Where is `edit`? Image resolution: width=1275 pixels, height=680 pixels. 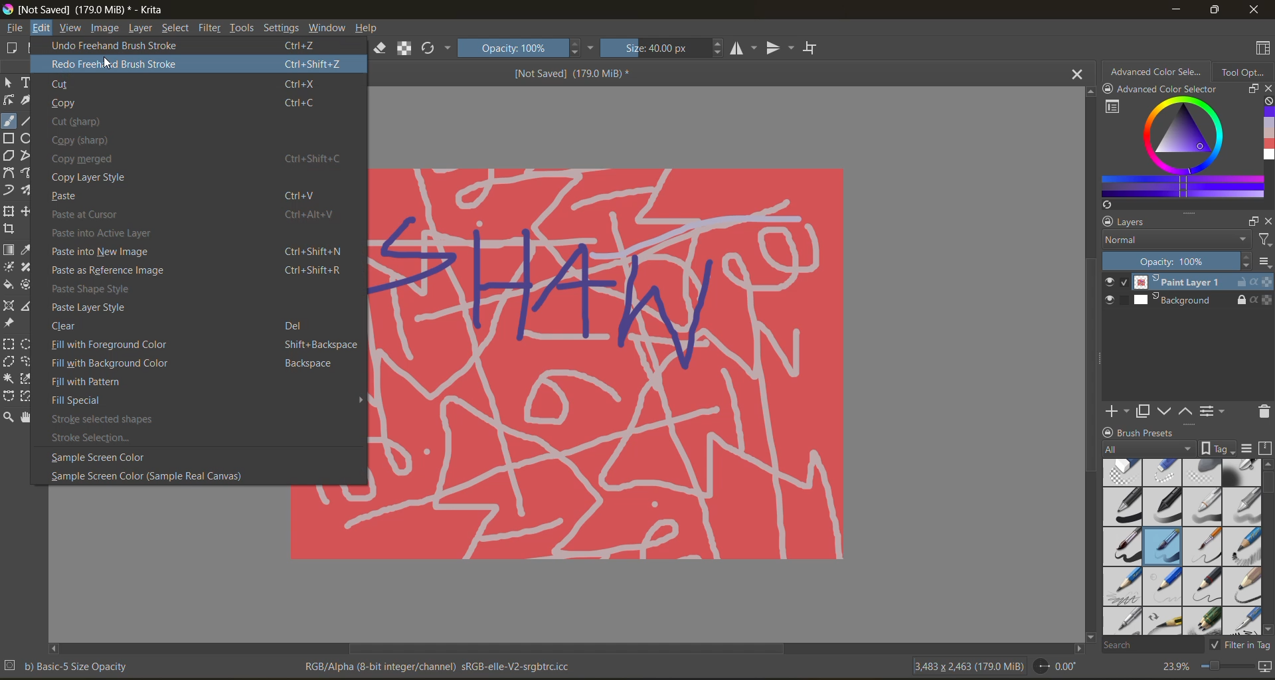 edit is located at coordinates (42, 28).